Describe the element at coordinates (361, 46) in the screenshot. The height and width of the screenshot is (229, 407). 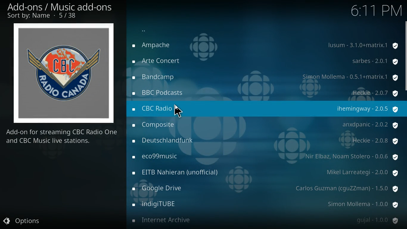
I see `protection` at that location.